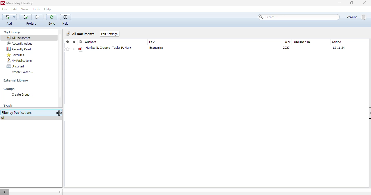  Describe the element at coordinates (65, 24) in the screenshot. I see `help` at that location.